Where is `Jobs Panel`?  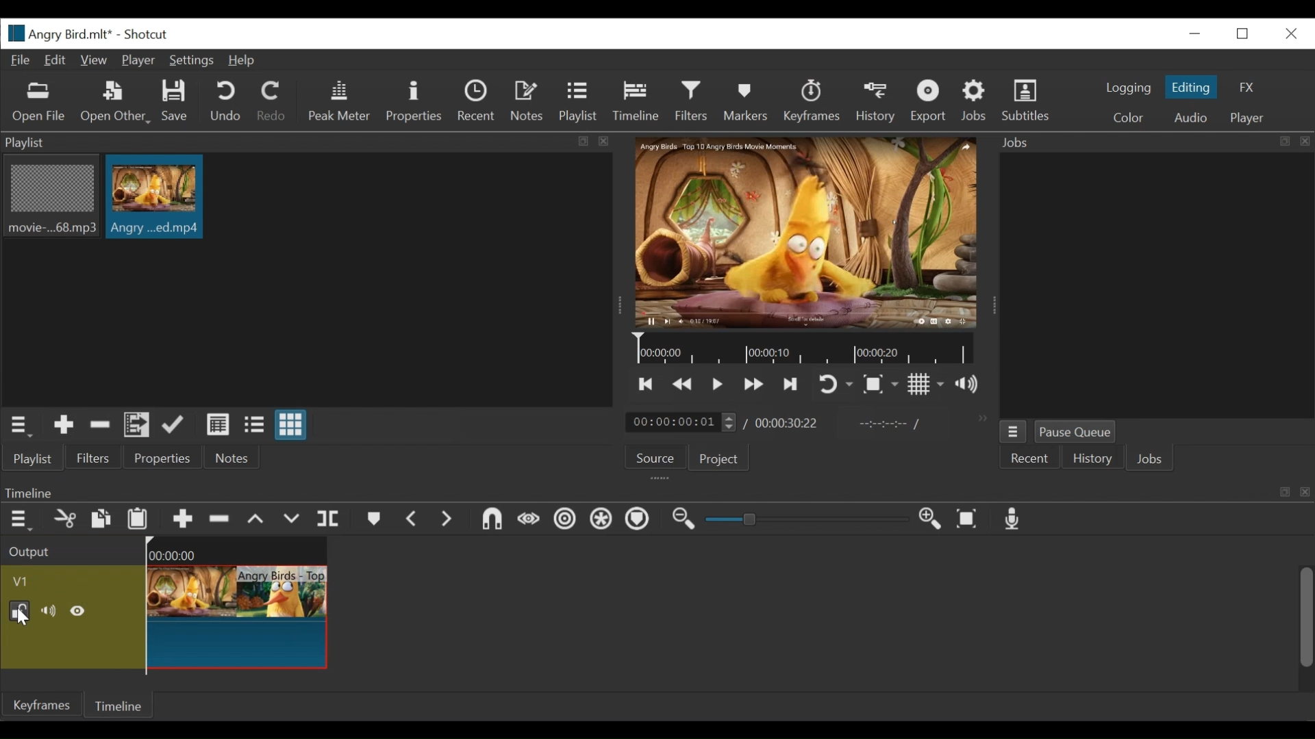
Jobs Panel is located at coordinates (1156, 287).